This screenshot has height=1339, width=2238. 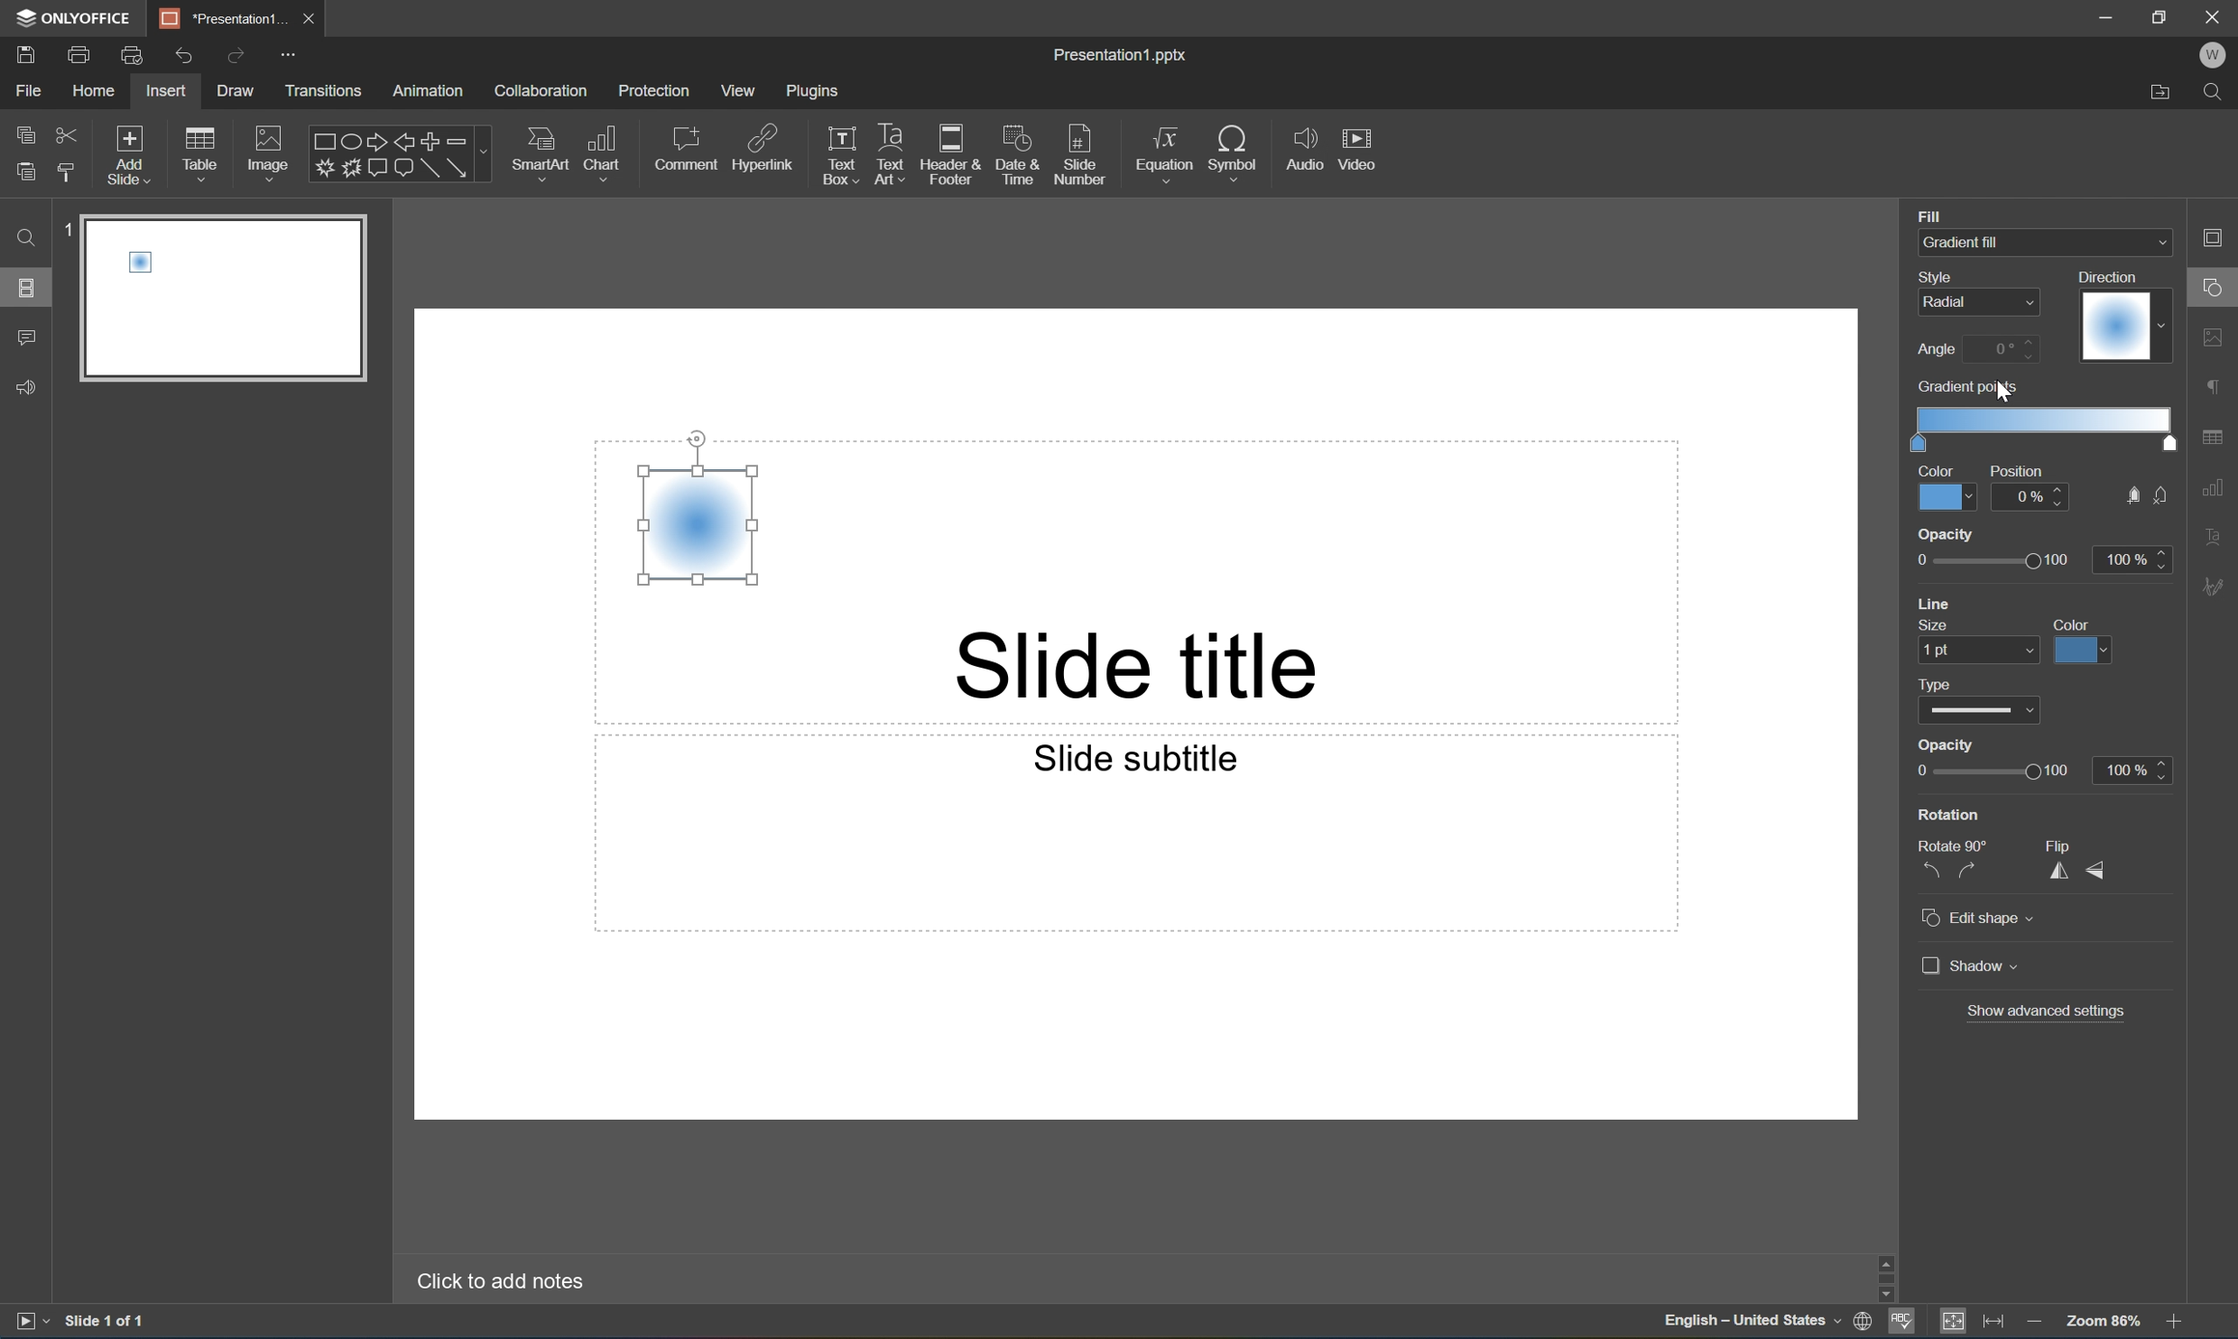 I want to click on Close, so click(x=307, y=19).